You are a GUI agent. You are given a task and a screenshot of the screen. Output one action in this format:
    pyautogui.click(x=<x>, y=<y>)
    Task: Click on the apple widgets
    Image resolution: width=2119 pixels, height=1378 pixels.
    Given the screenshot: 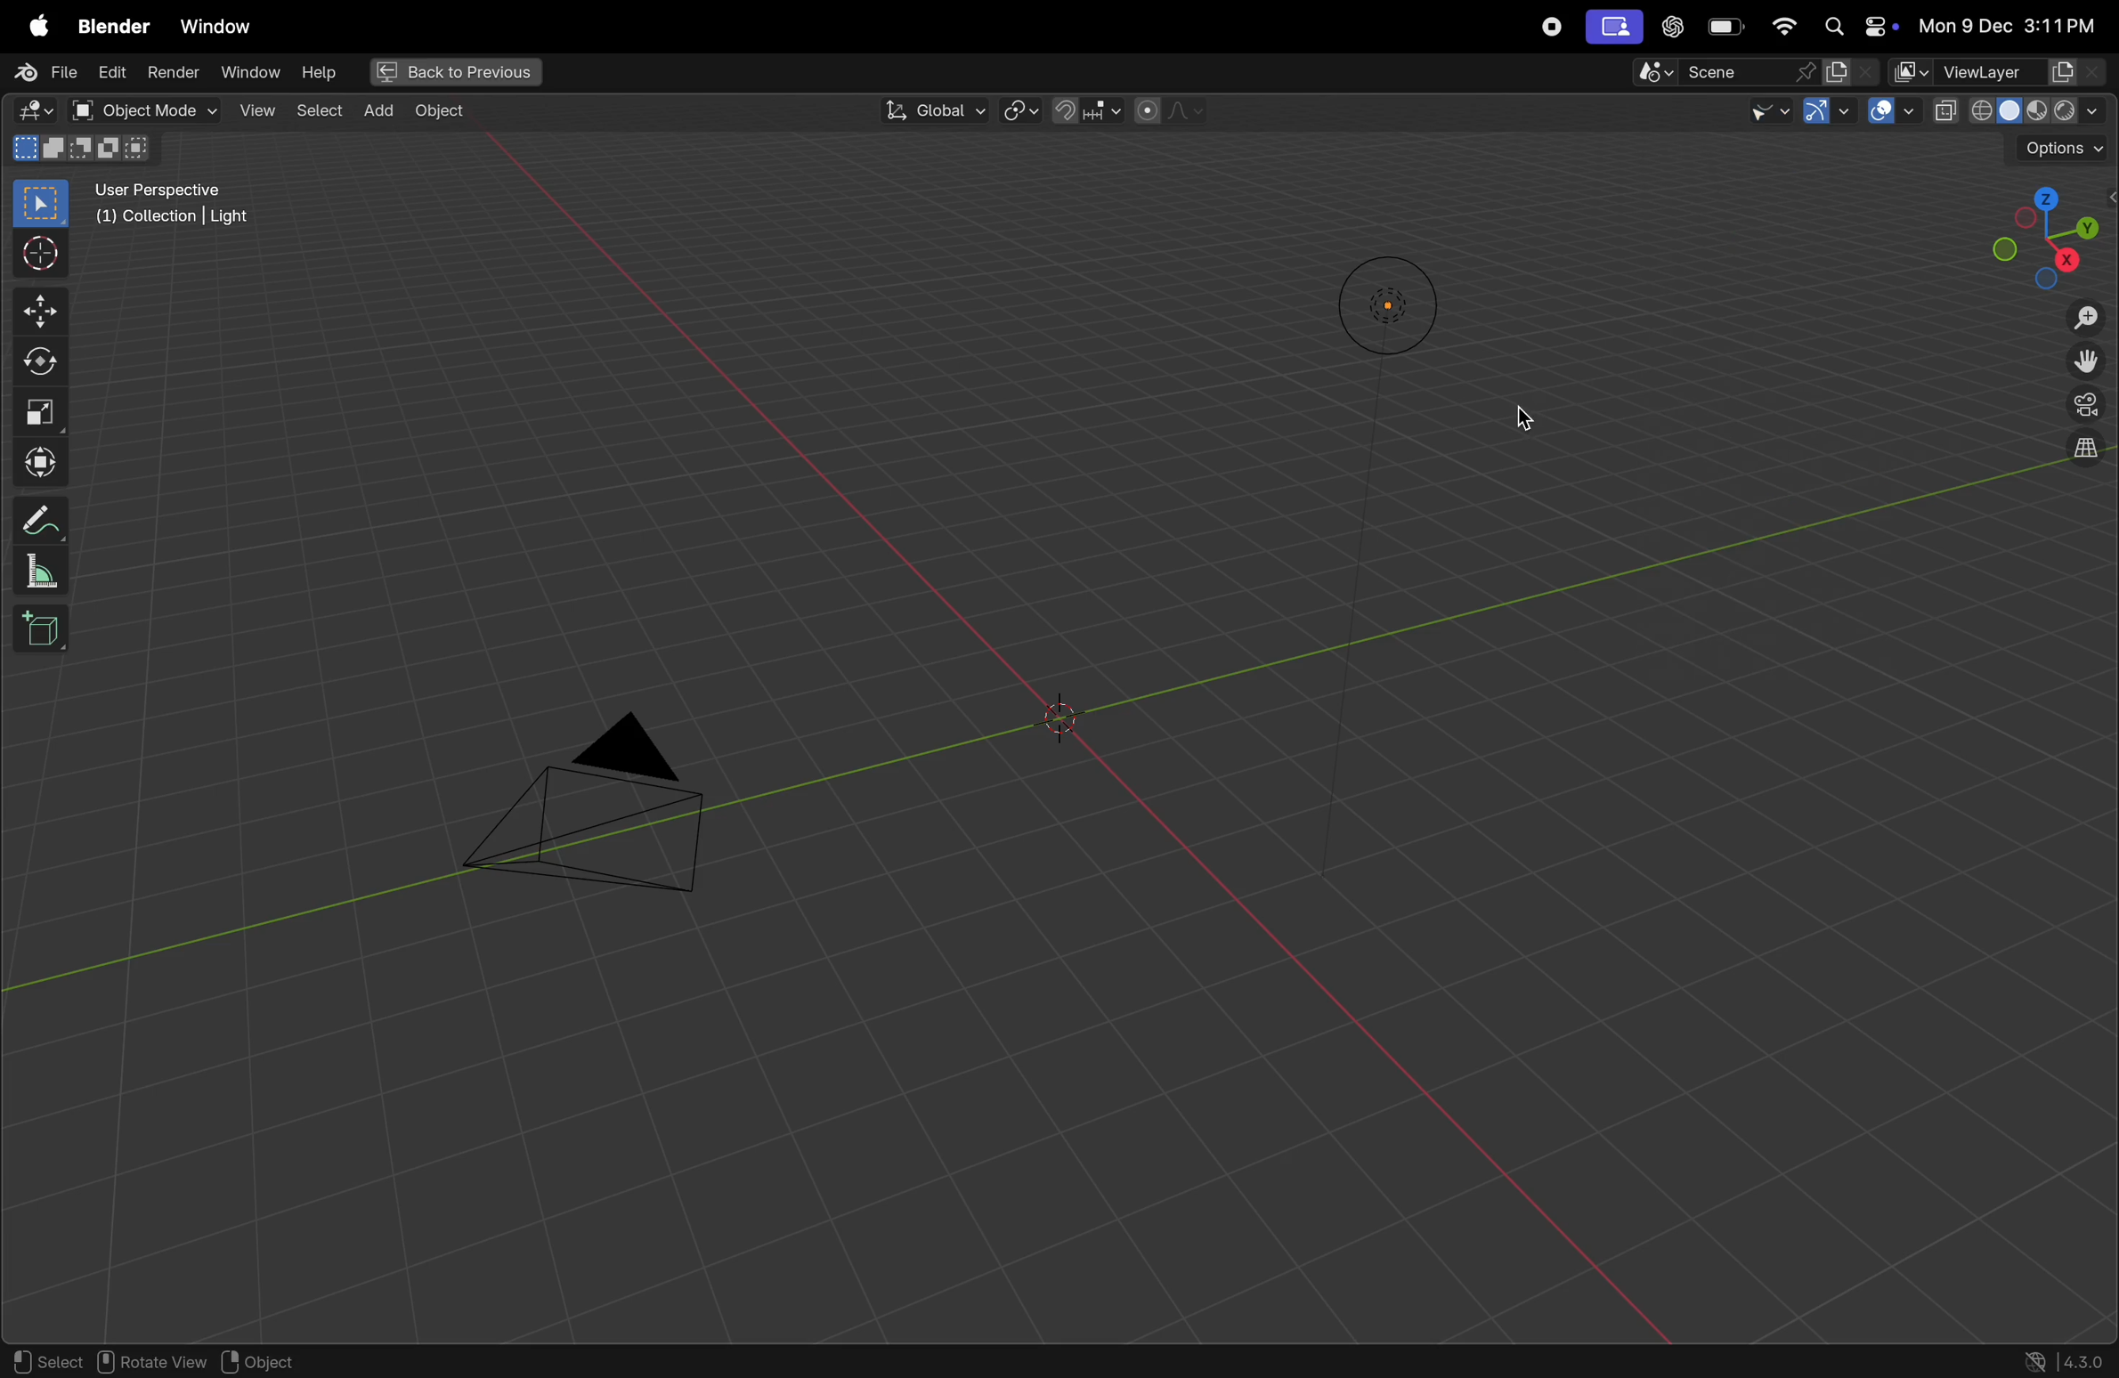 What is the action you would take?
    pyautogui.click(x=1855, y=26)
    